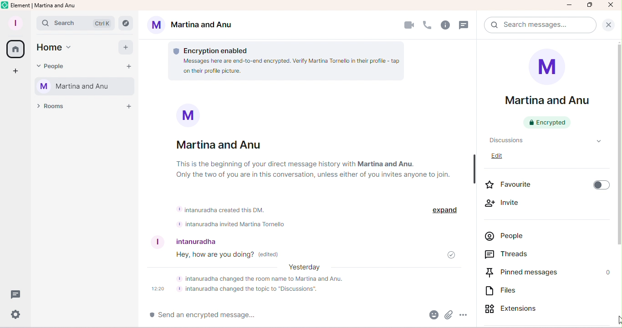  I want to click on Create a space, so click(17, 73).